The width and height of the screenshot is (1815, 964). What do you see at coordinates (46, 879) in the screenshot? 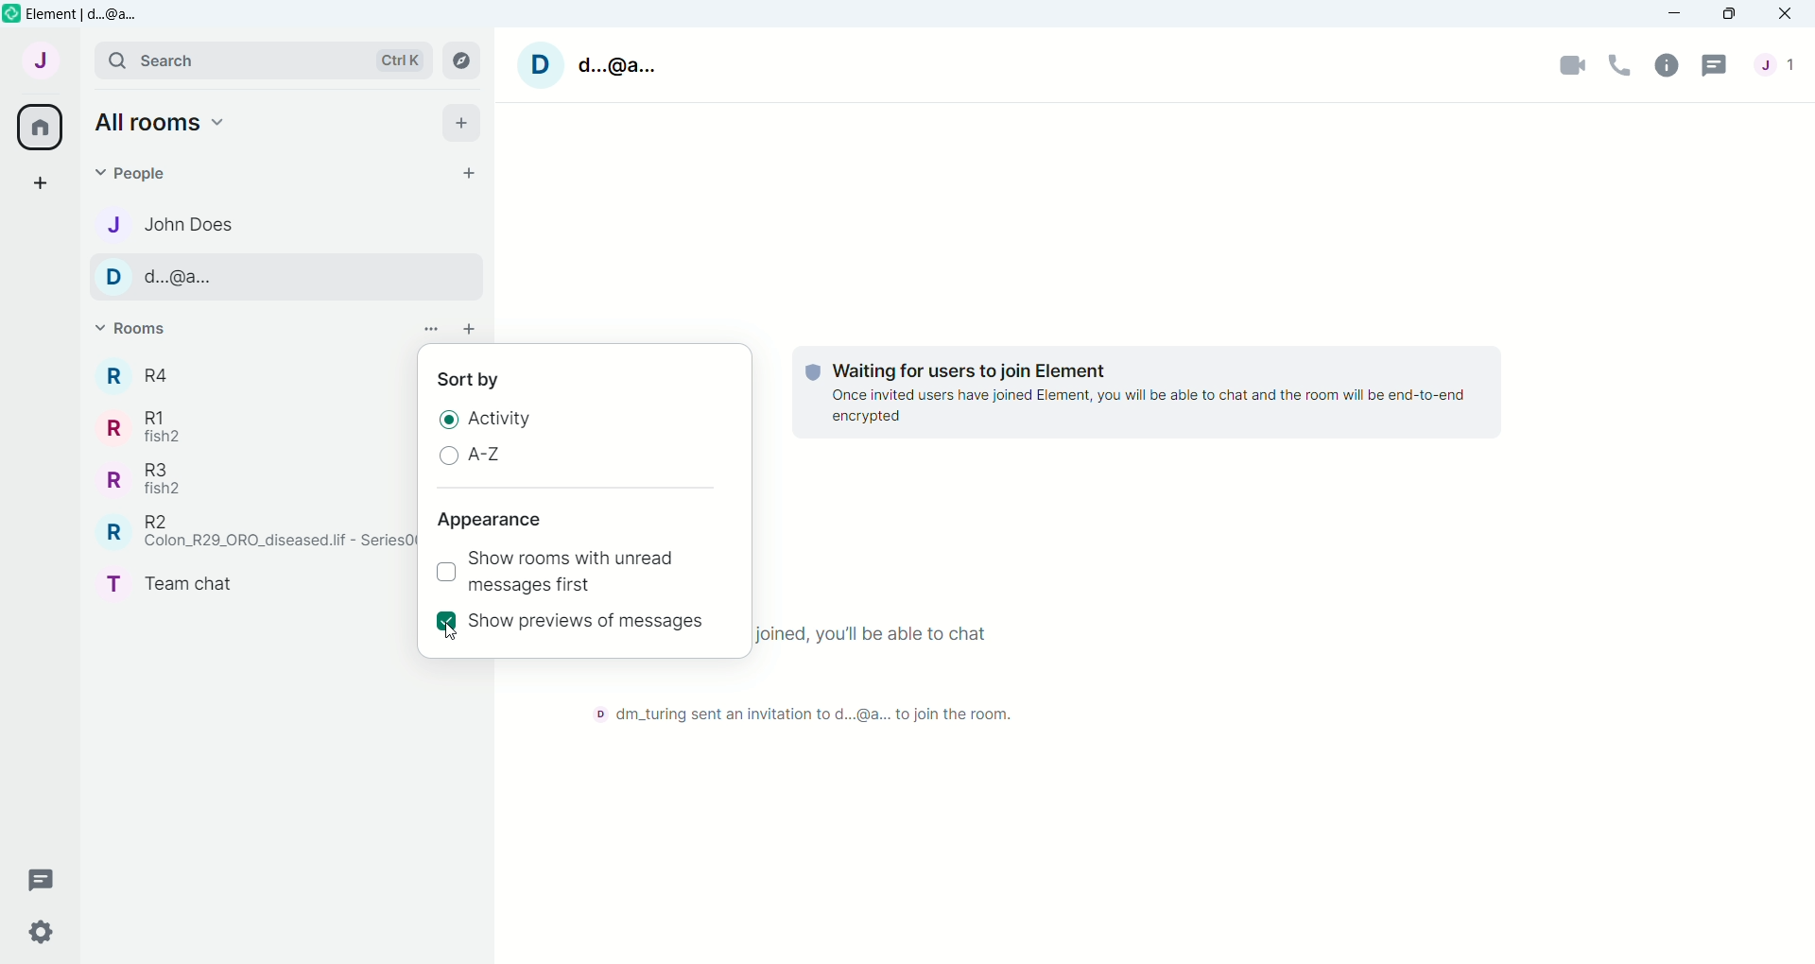
I see `Threads` at bounding box center [46, 879].